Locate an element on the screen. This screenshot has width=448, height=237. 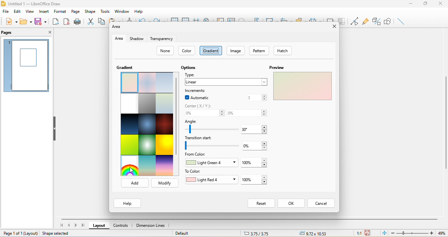
transition start is located at coordinates (212, 143).